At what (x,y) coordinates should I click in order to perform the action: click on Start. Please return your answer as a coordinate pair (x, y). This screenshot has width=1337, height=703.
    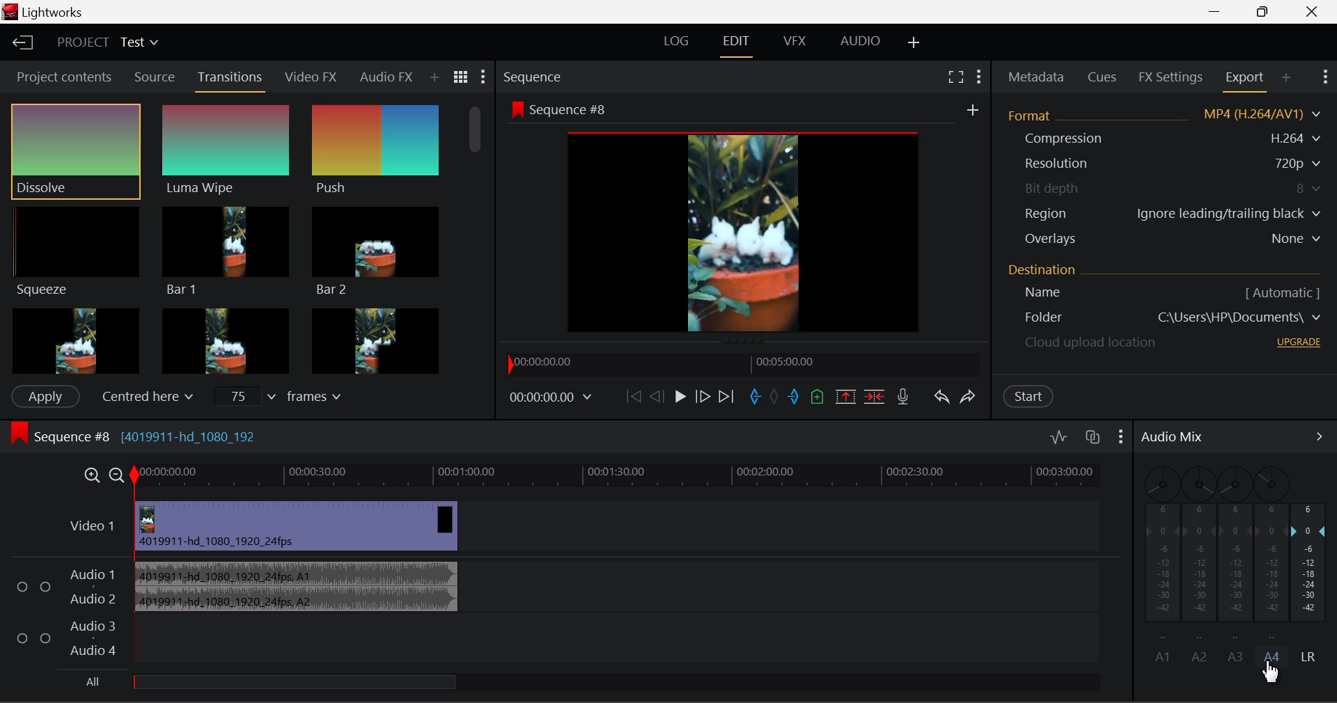
    Looking at the image, I should click on (1029, 396).